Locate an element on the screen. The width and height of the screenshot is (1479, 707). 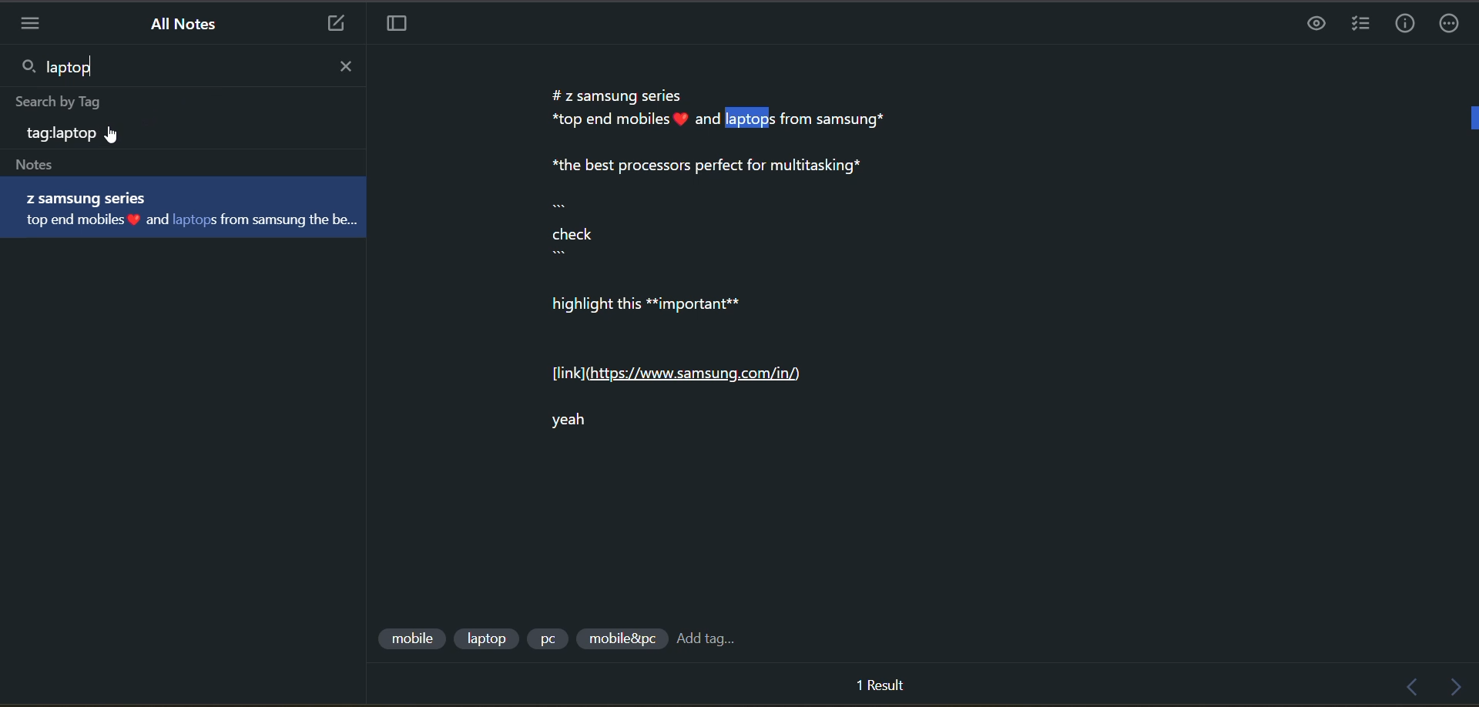
mobile&pc is located at coordinates (621, 641).